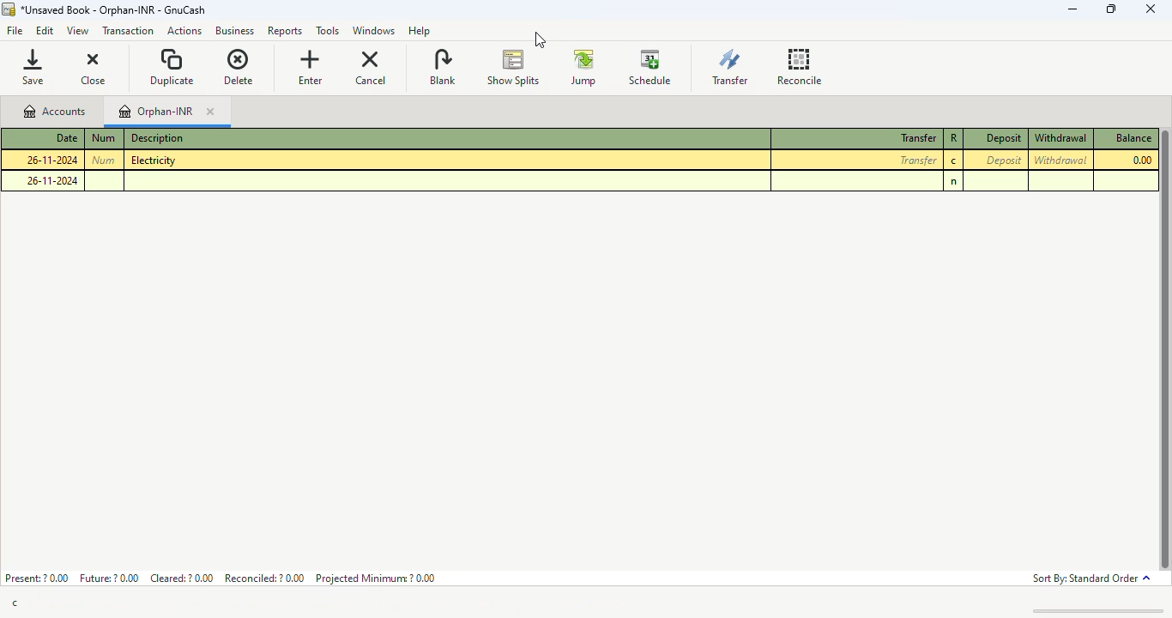  What do you see at coordinates (372, 32) in the screenshot?
I see `windows` at bounding box center [372, 32].